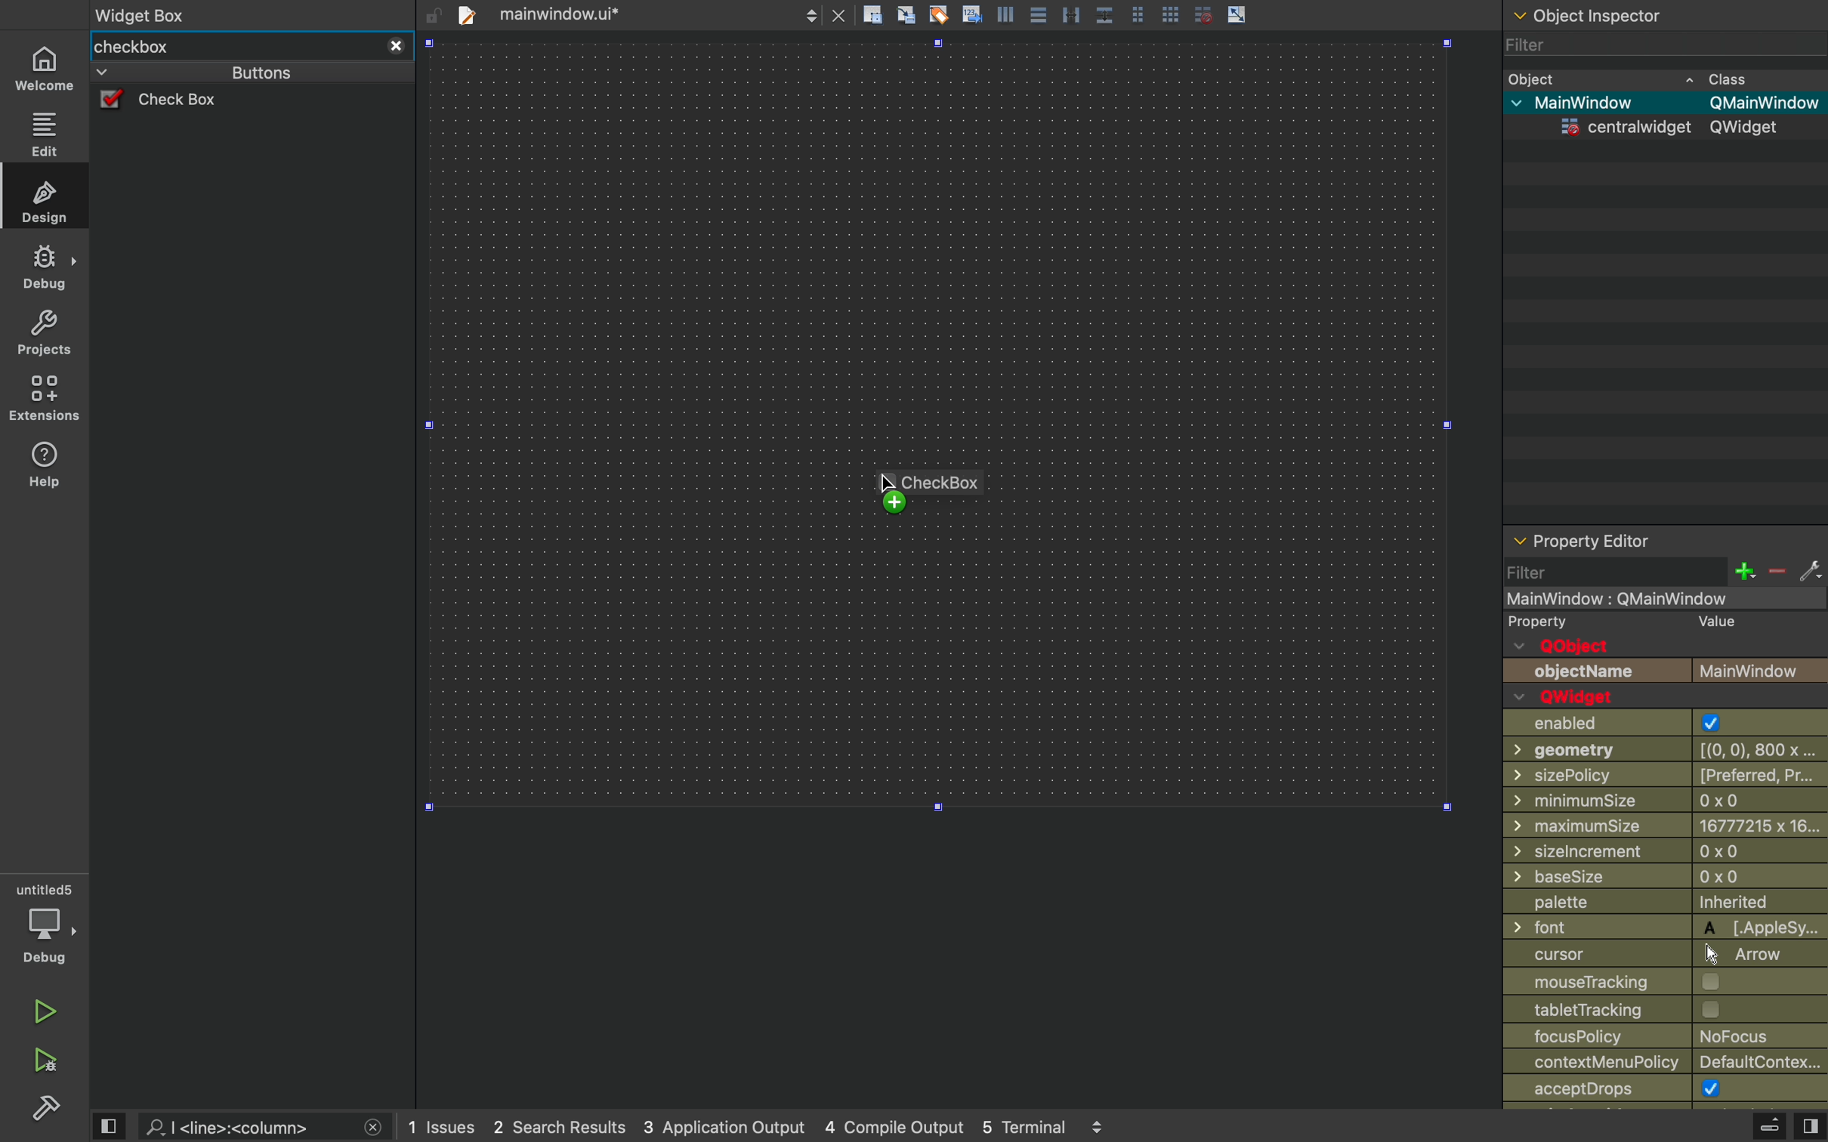  I want to click on object, so click(1643, 78).